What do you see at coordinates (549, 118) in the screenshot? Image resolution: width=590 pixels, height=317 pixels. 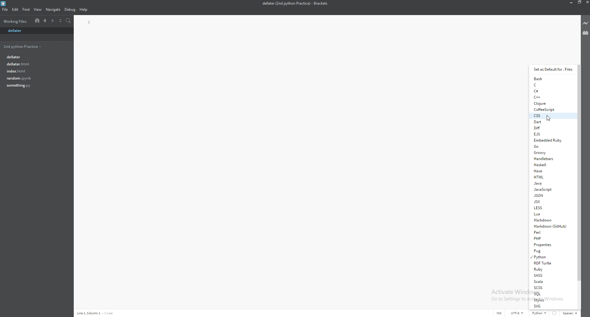 I see `CURSOR` at bounding box center [549, 118].